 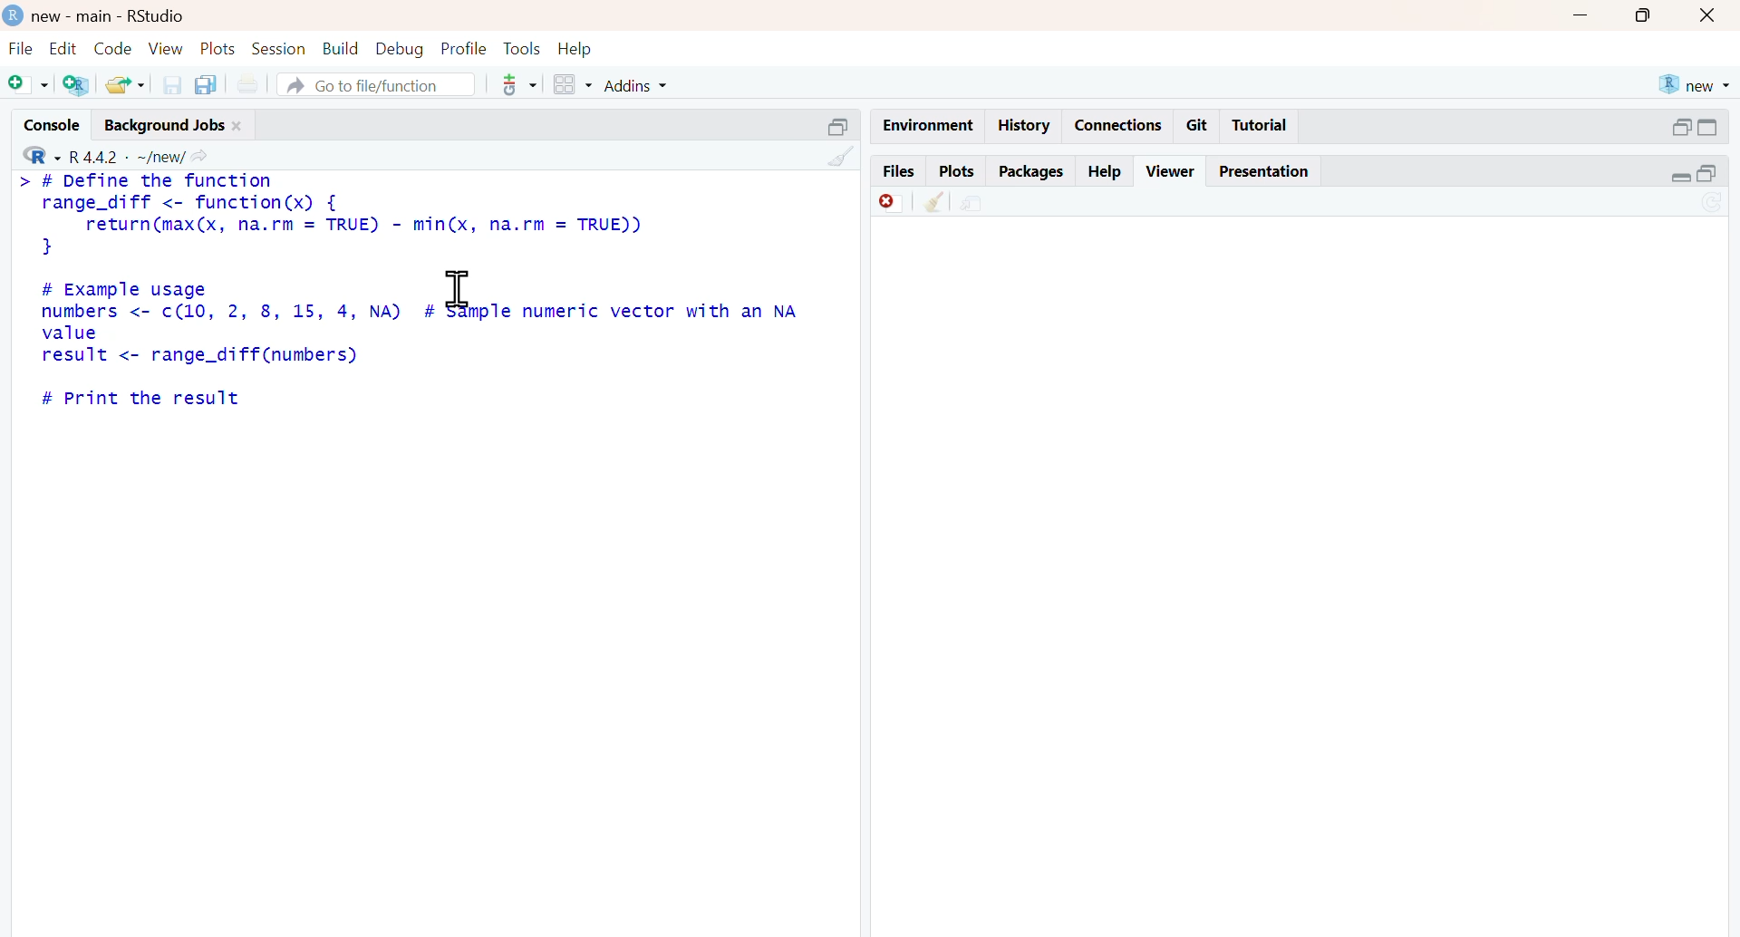 What do you see at coordinates (332, 217) in the screenshot?
I see `> # Define the function
range_diff <- function(x) {
return(max(x, na.rm = TRUE) - min(x, na.rm = TRUE))
}` at bounding box center [332, 217].